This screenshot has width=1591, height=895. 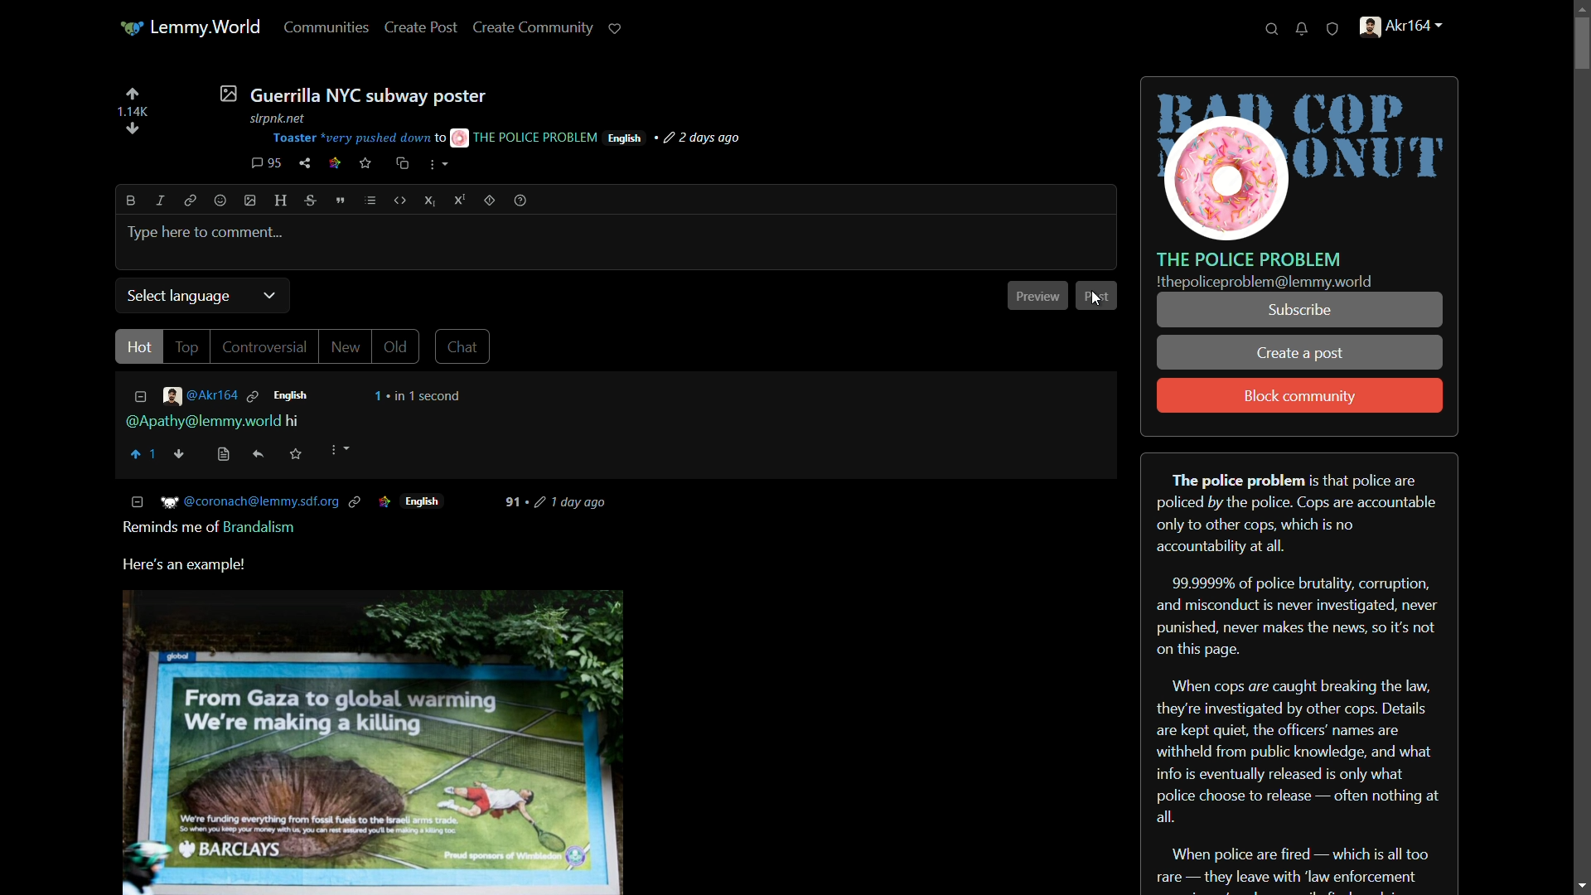 I want to click on TOP, so click(x=189, y=348).